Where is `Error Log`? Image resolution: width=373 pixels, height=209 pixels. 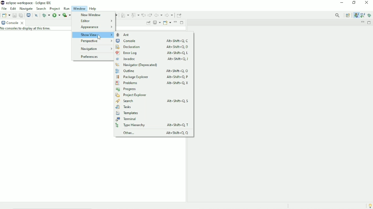
Error Log is located at coordinates (152, 53).